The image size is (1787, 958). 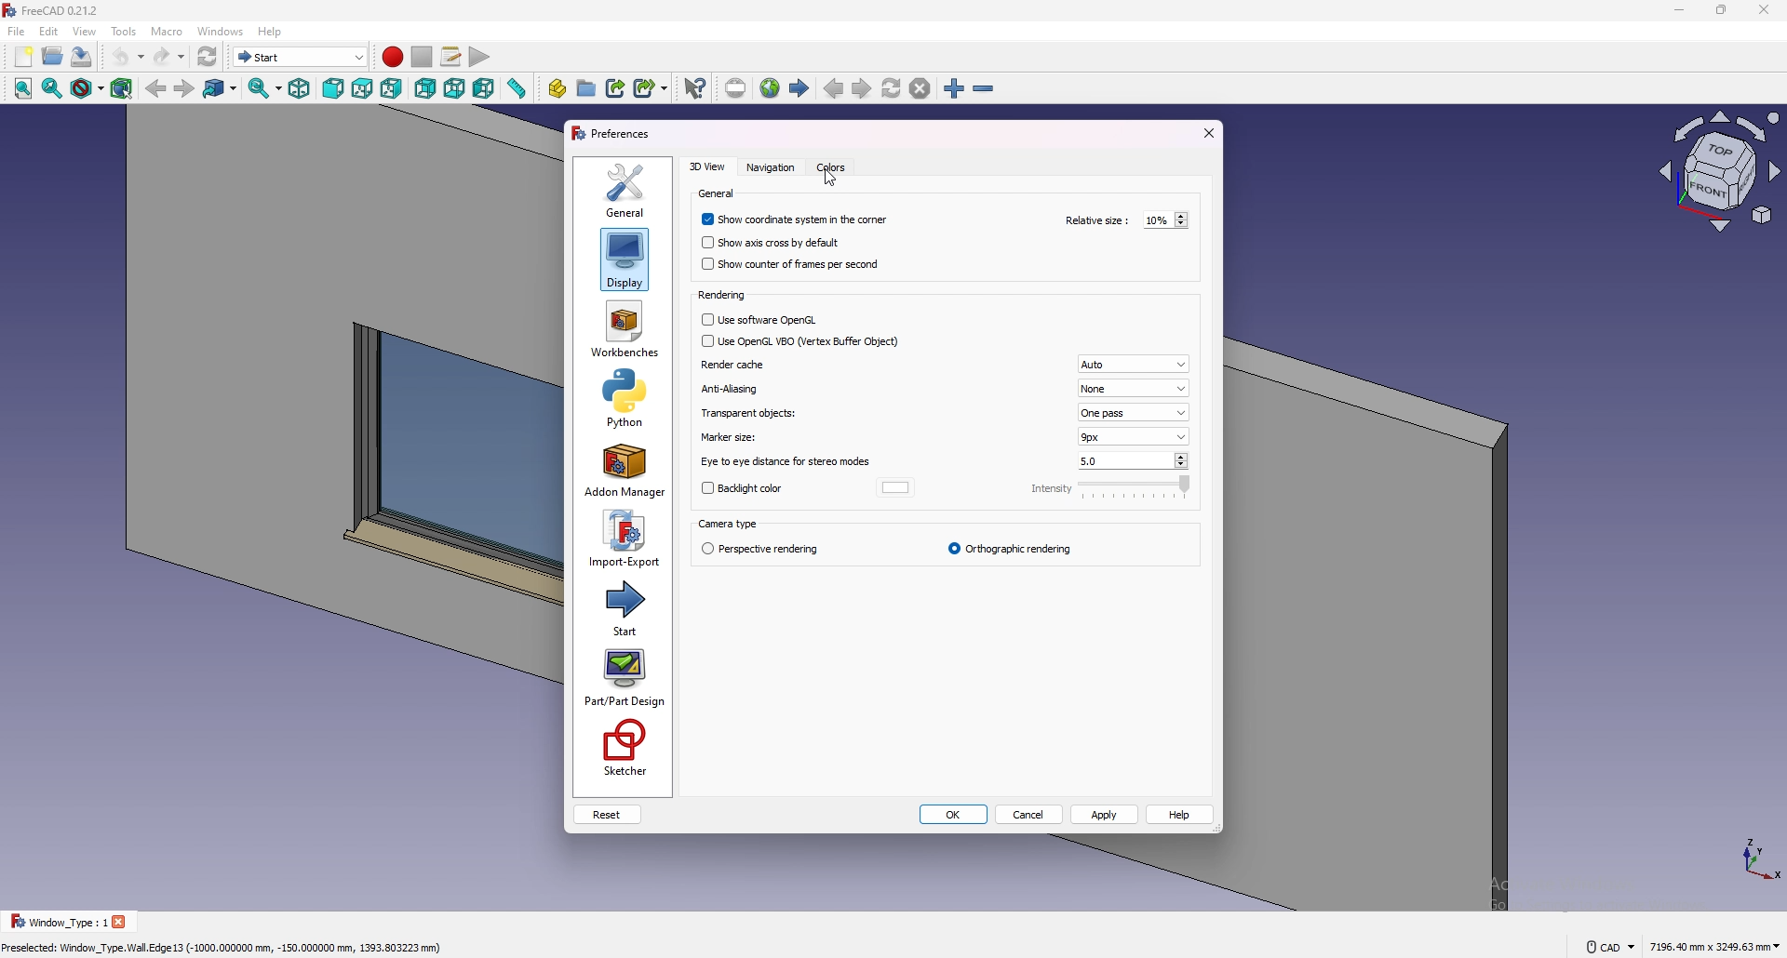 I want to click on reset, so click(x=607, y=815).